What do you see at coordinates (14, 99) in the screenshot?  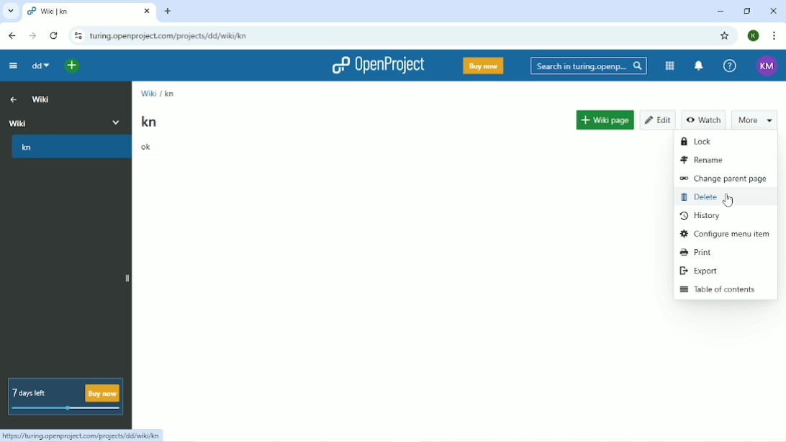 I see `Up` at bounding box center [14, 99].